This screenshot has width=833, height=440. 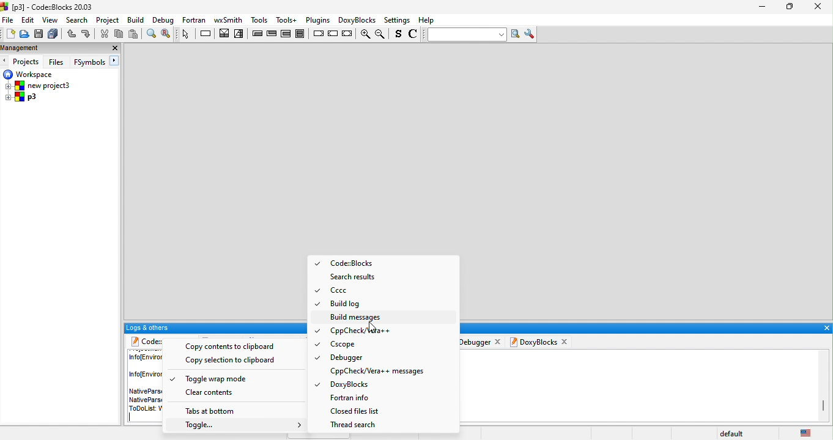 I want to click on close, so click(x=817, y=6).